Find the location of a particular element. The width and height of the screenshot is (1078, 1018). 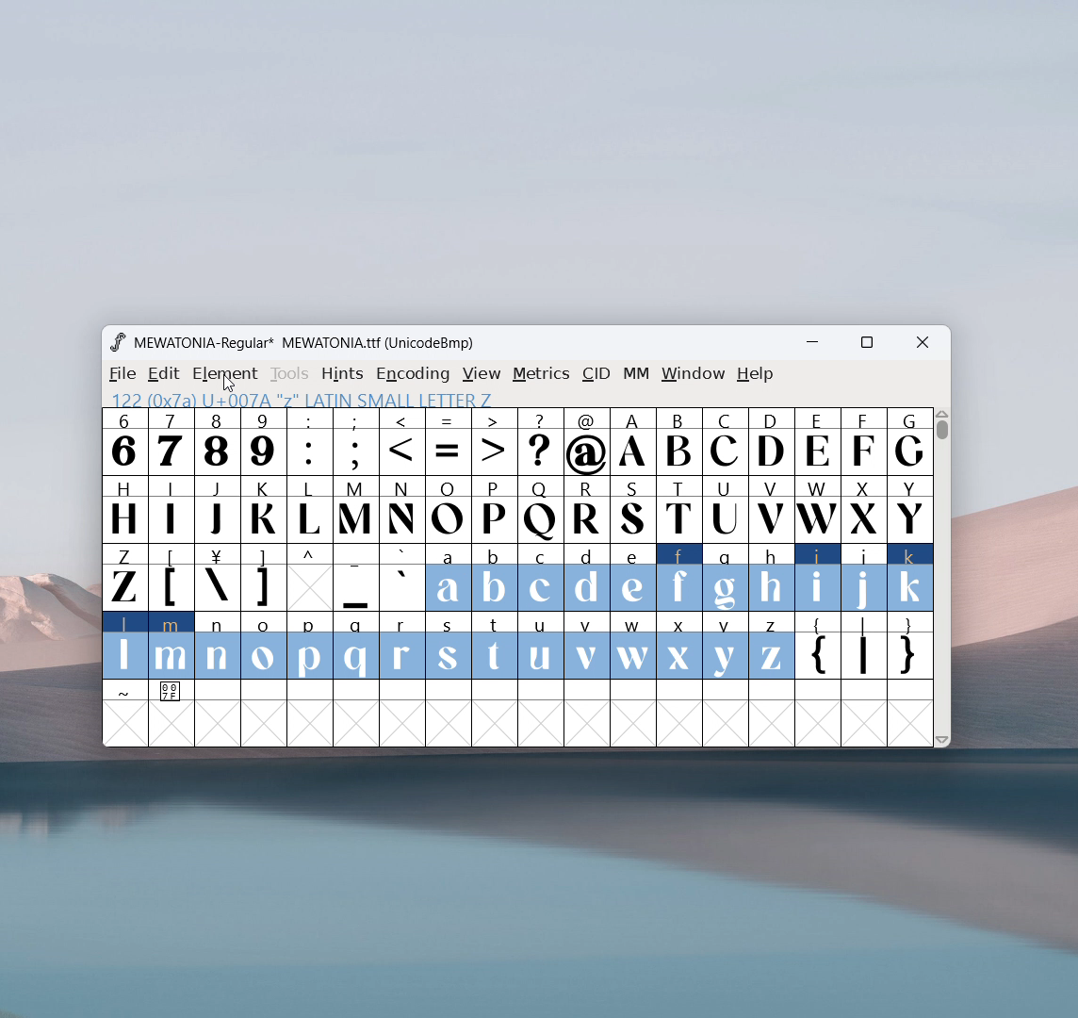

Q is located at coordinates (540, 511).